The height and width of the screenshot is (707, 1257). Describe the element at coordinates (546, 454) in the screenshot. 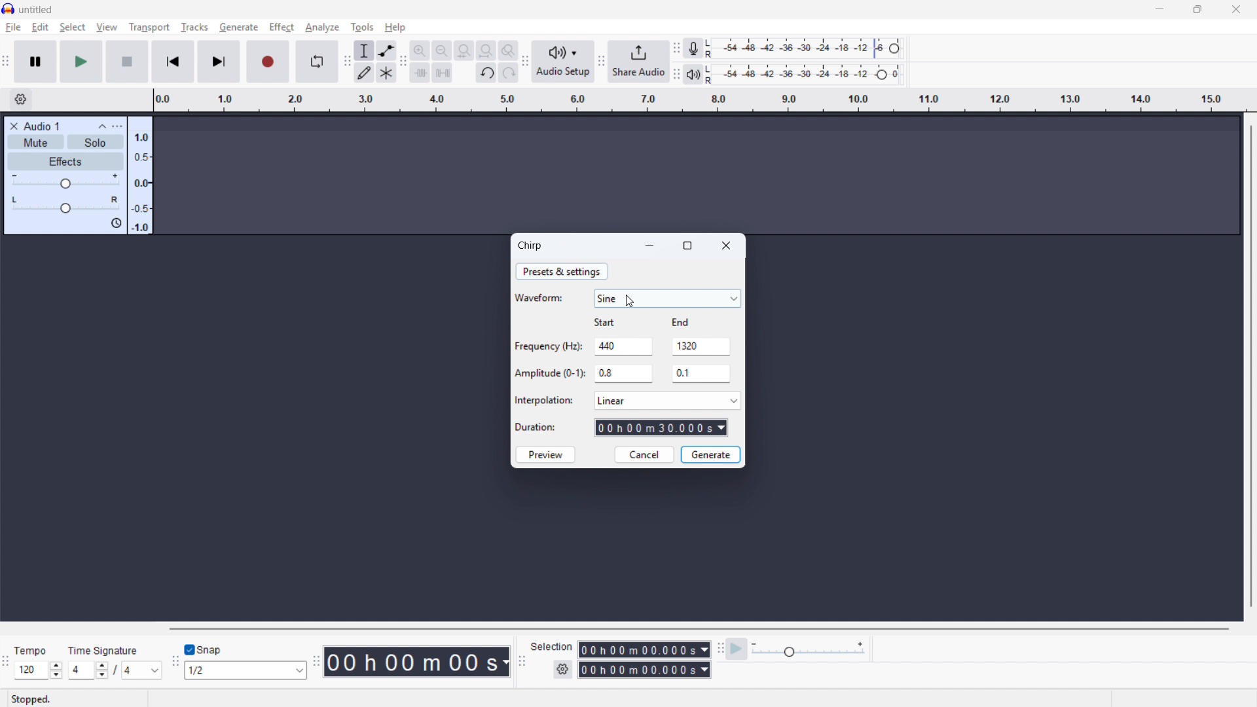

I see `Preview ` at that location.